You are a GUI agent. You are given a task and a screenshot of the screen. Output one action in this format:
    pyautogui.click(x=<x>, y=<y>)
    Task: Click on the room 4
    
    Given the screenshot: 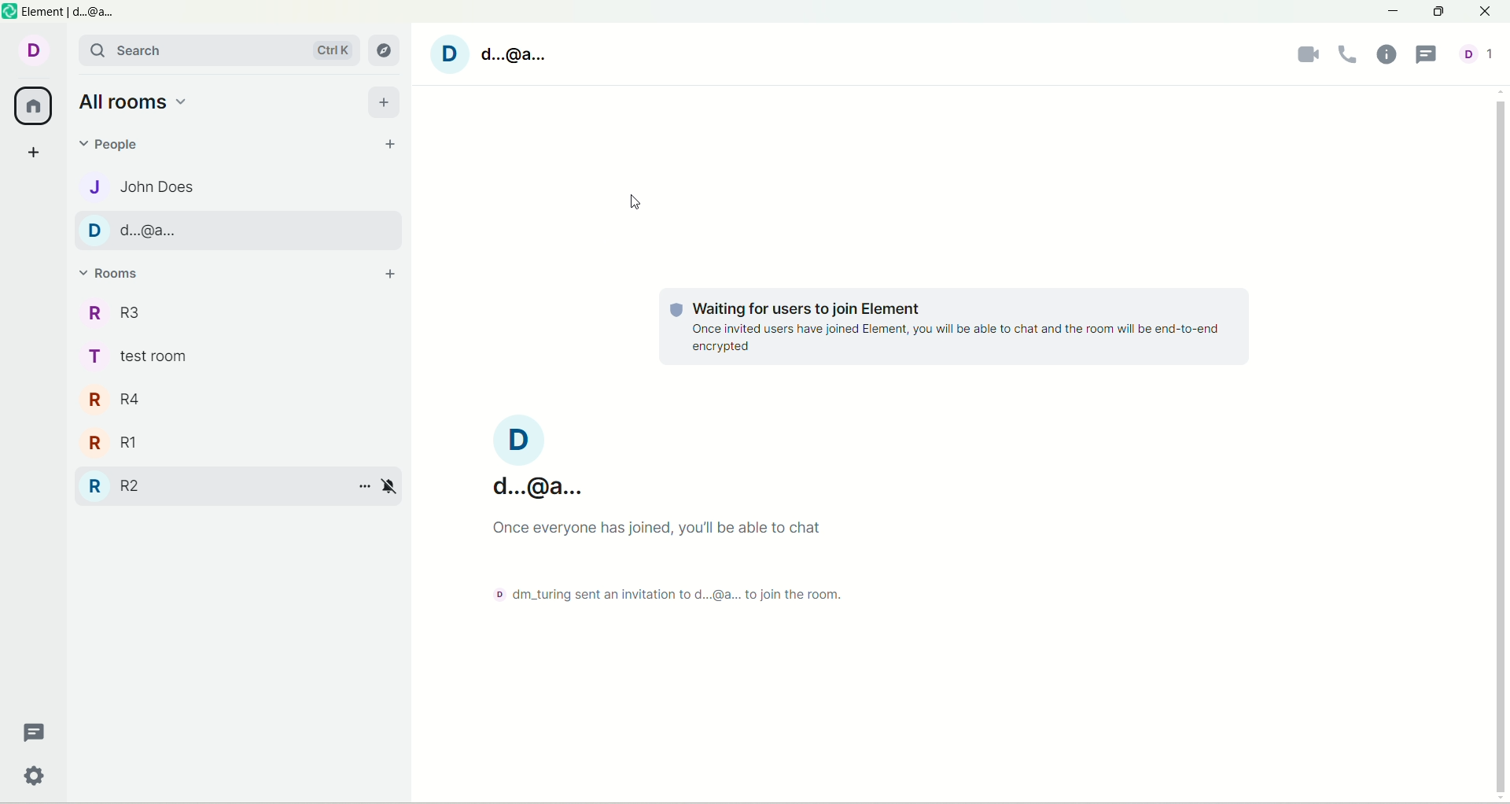 What is the action you would take?
    pyautogui.click(x=145, y=400)
    